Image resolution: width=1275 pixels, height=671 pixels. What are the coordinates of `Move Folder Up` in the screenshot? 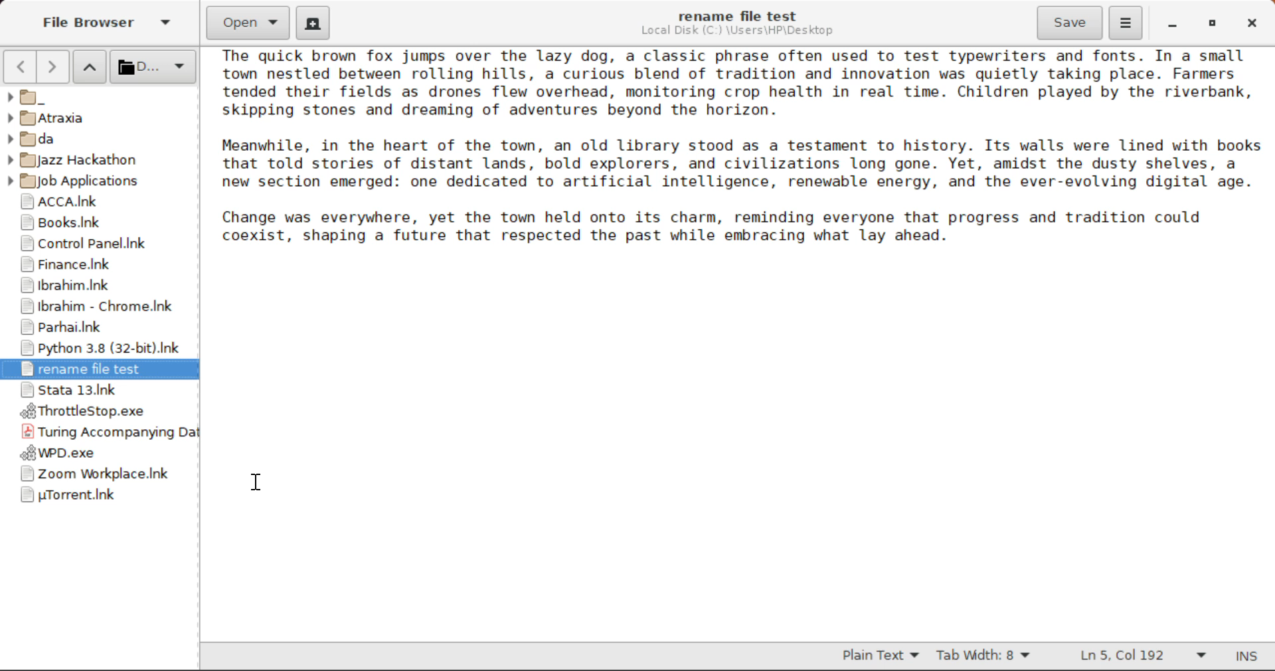 It's located at (90, 68).